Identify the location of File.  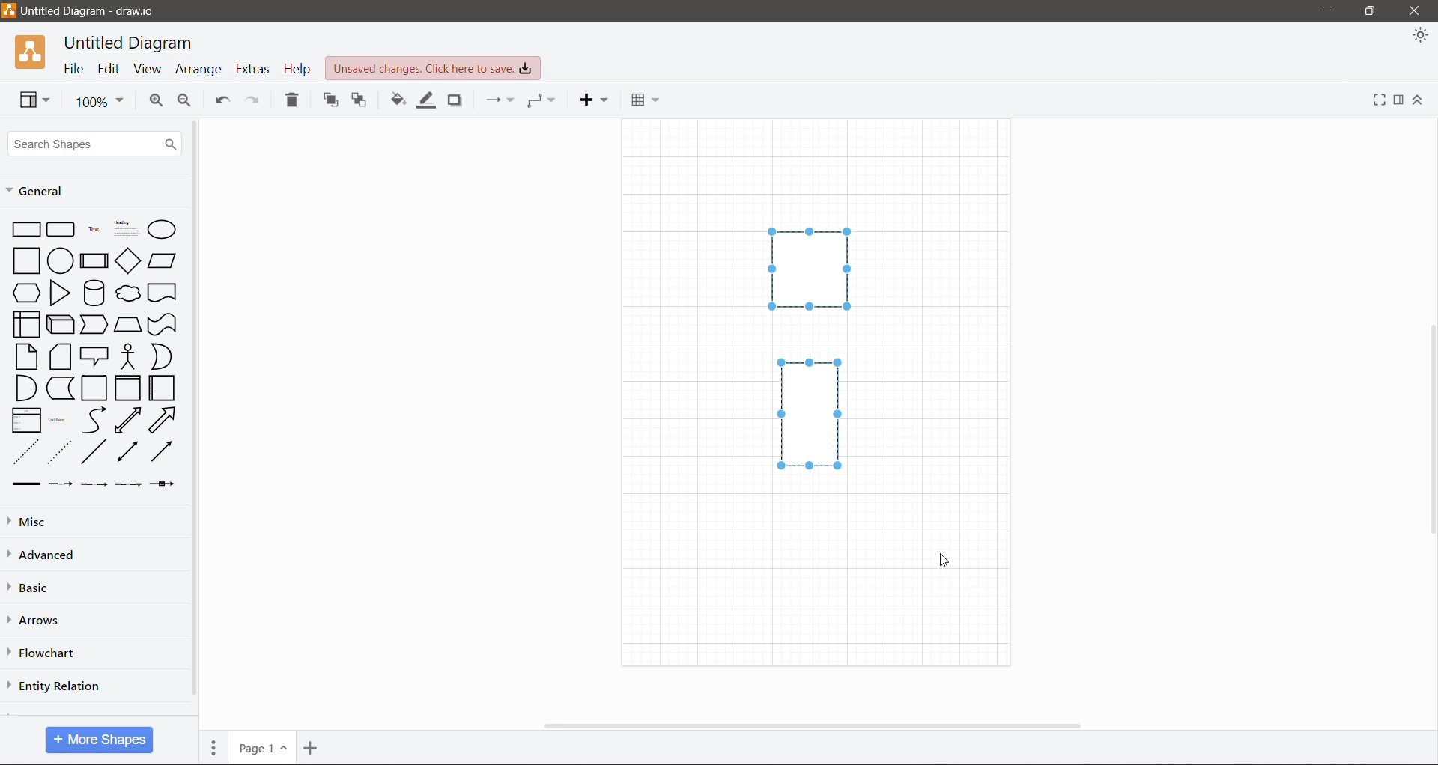
(74, 69).